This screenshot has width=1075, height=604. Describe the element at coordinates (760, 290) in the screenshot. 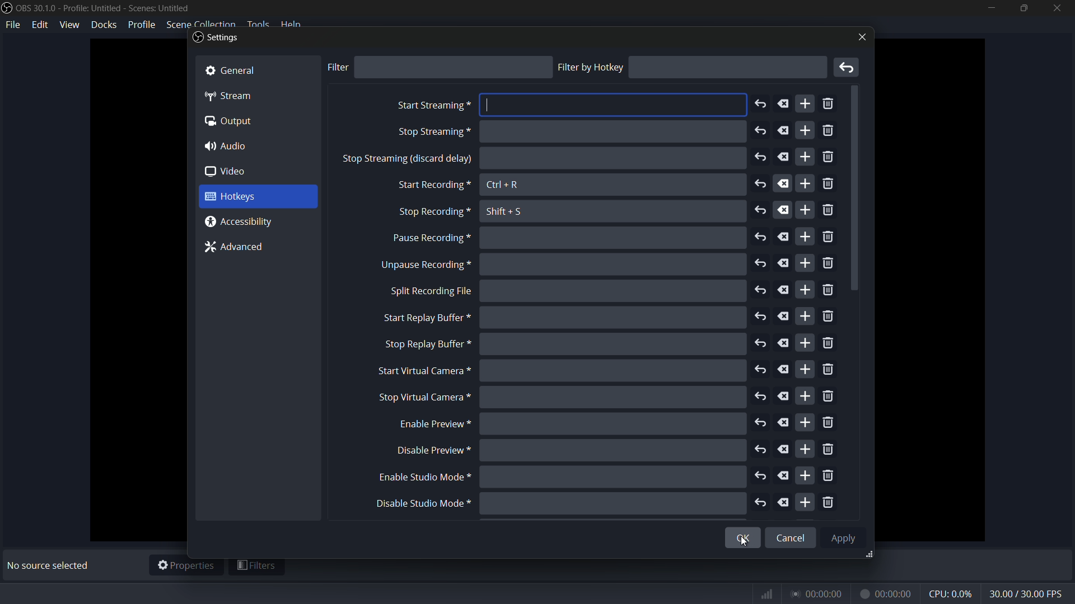

I see `undo` at that location.